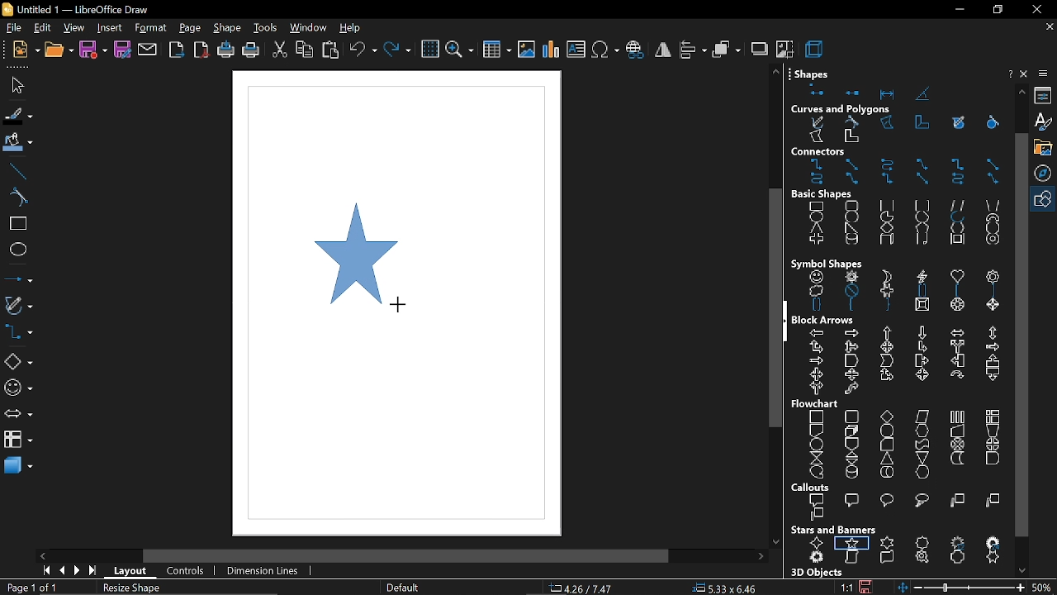 The image size is (1057, 595). Describe the element at coordinates (1036, 9) in the screenshot. I see `close` at that location.